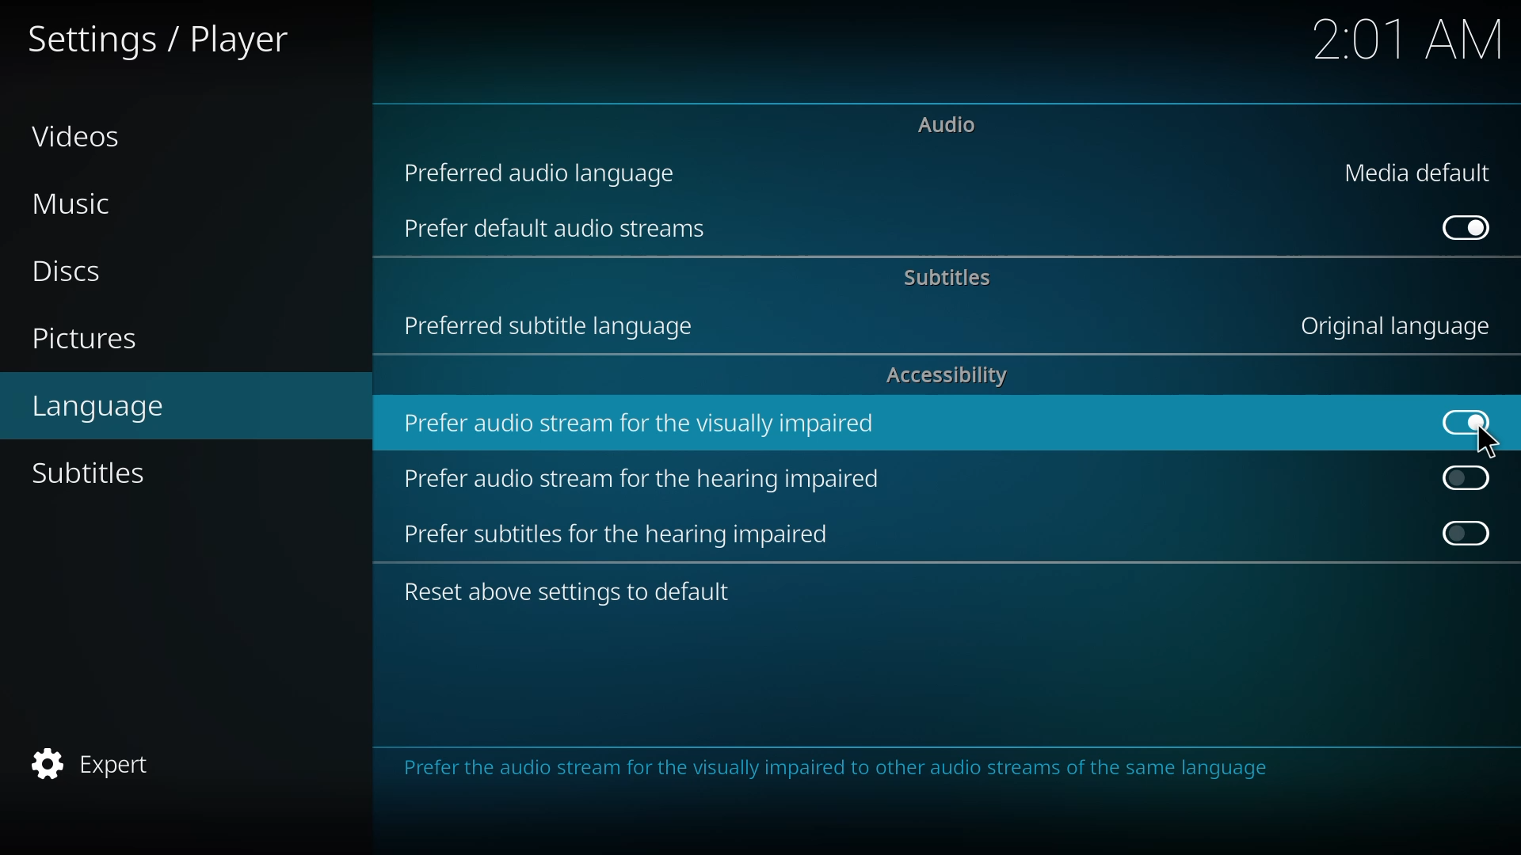  What do you see at coordinates (842, 769) in the screenshot?
I see `info` at bounding box center [842, 769].